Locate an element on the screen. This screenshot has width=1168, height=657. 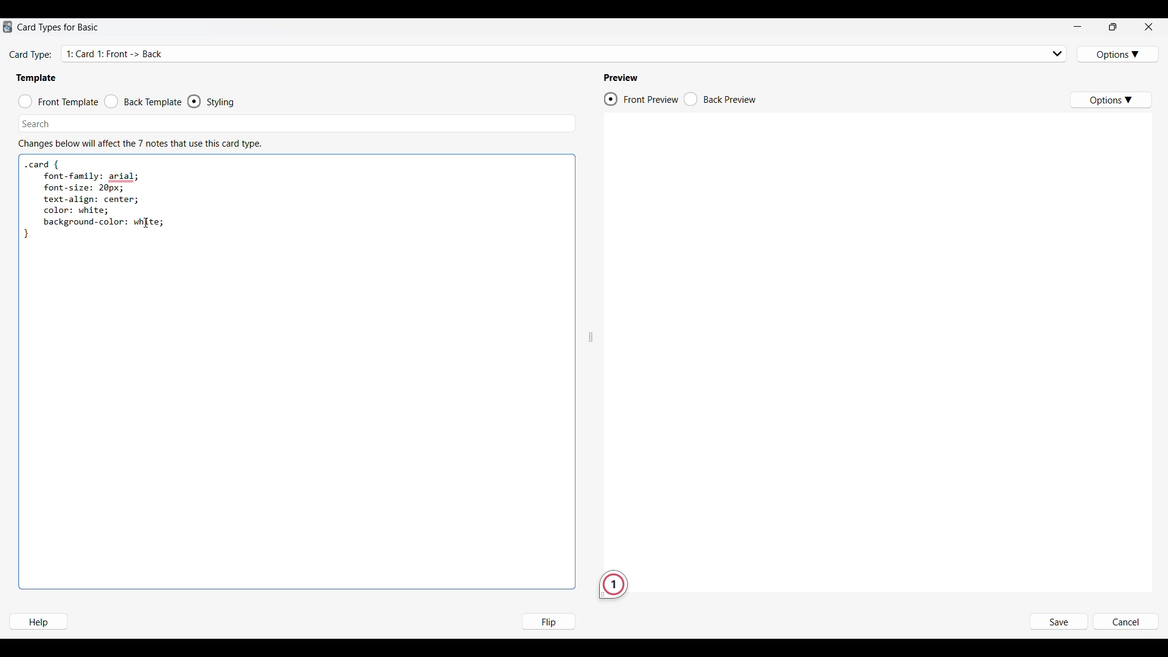
Search is located at coordinates (36, 123).